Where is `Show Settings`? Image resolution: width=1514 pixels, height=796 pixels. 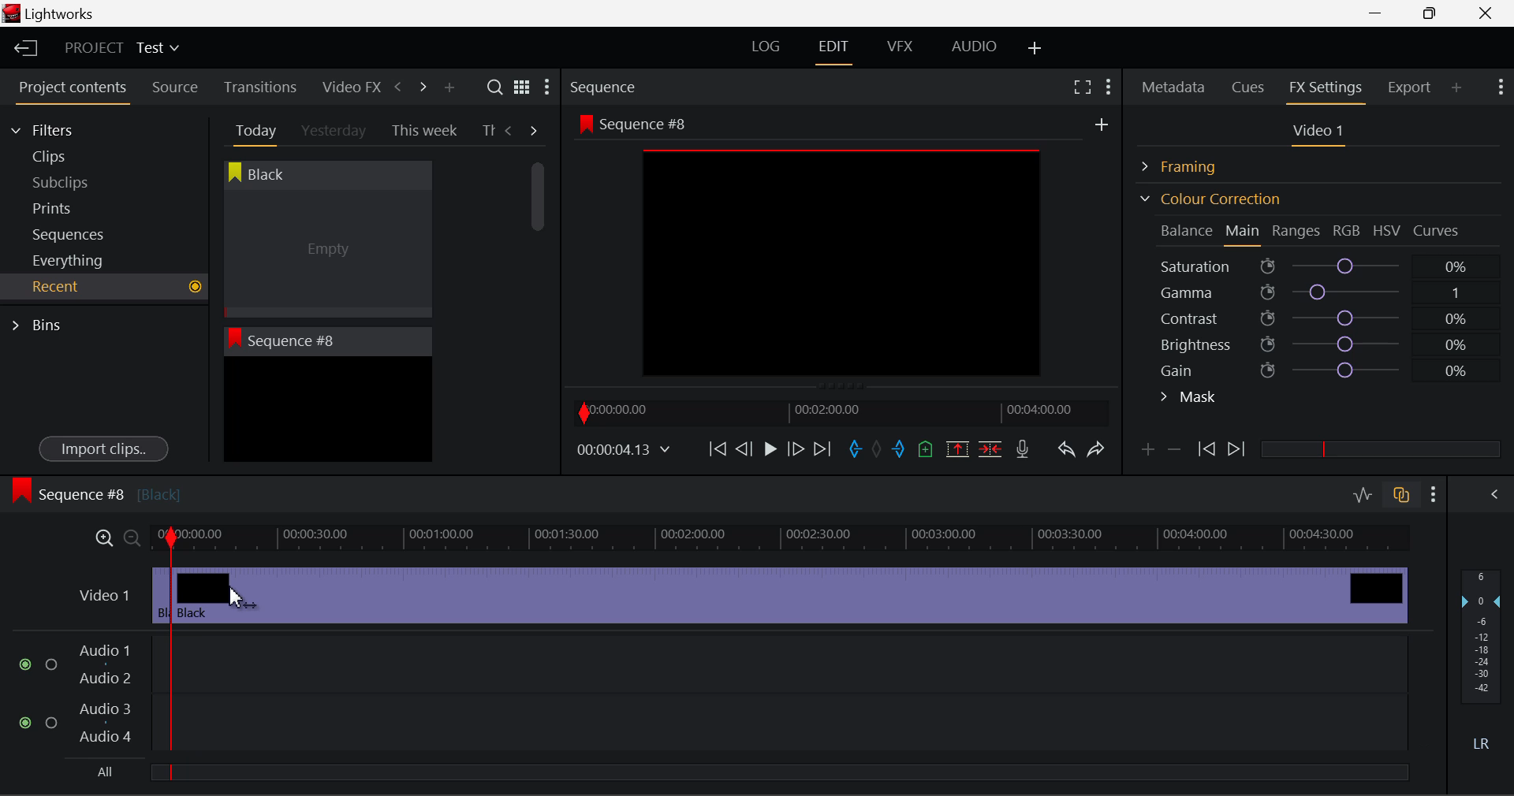 Show Settings is located at coordinates (1499, 85).